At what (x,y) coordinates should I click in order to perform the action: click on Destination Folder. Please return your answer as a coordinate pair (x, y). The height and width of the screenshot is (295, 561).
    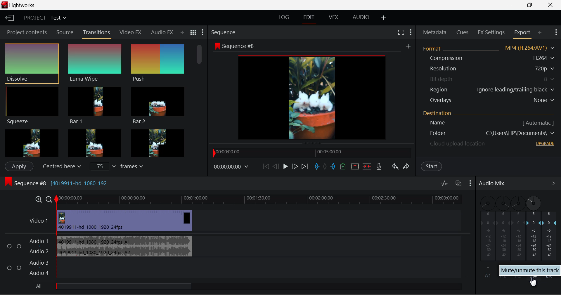
    Looking at the image, I should click on (489, 133).